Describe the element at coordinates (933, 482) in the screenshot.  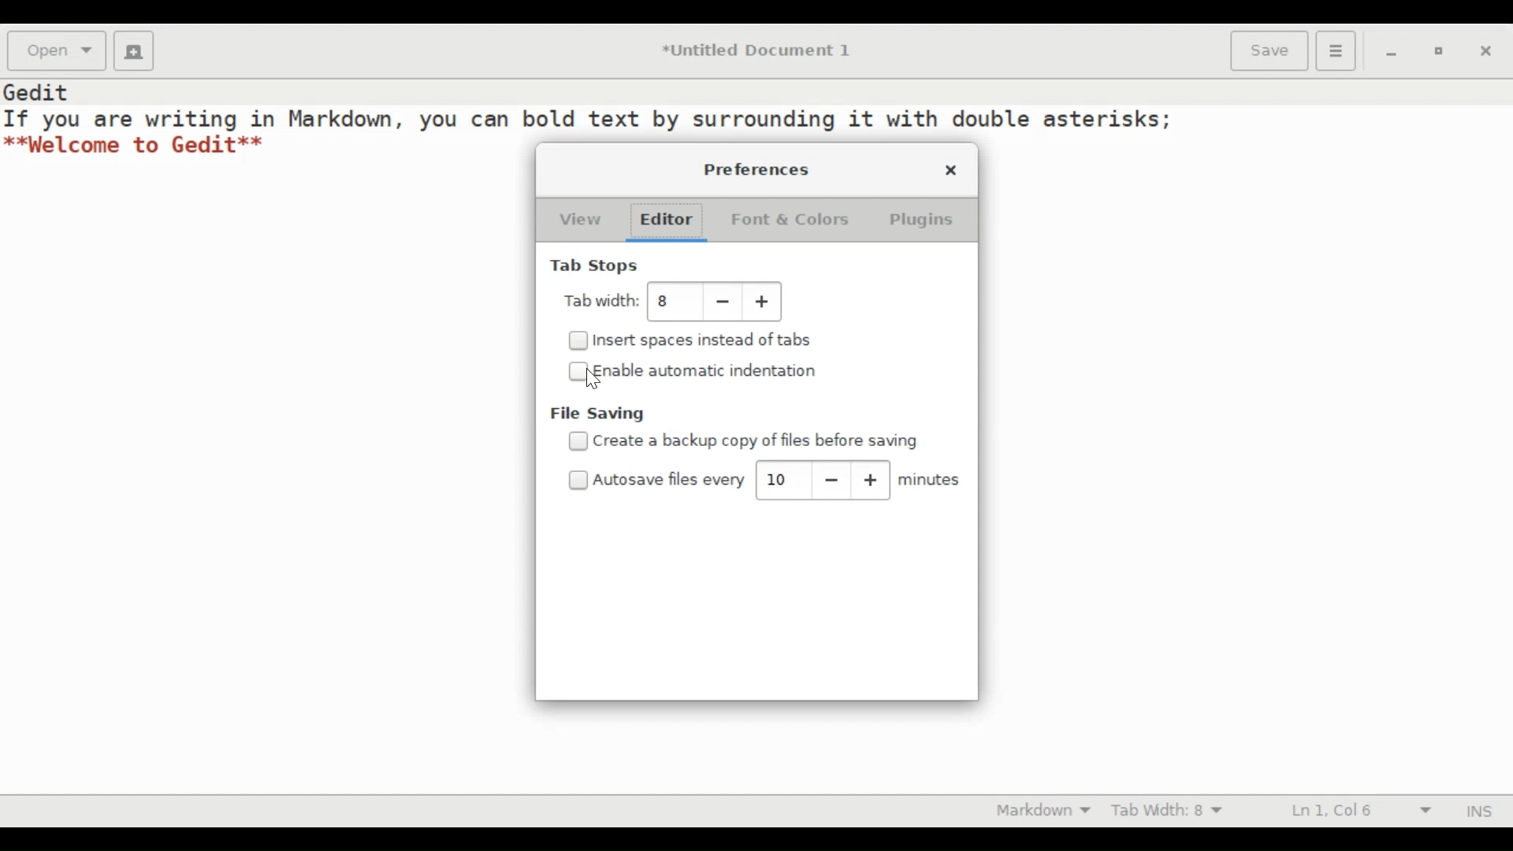
I see ` minutes` at that location.